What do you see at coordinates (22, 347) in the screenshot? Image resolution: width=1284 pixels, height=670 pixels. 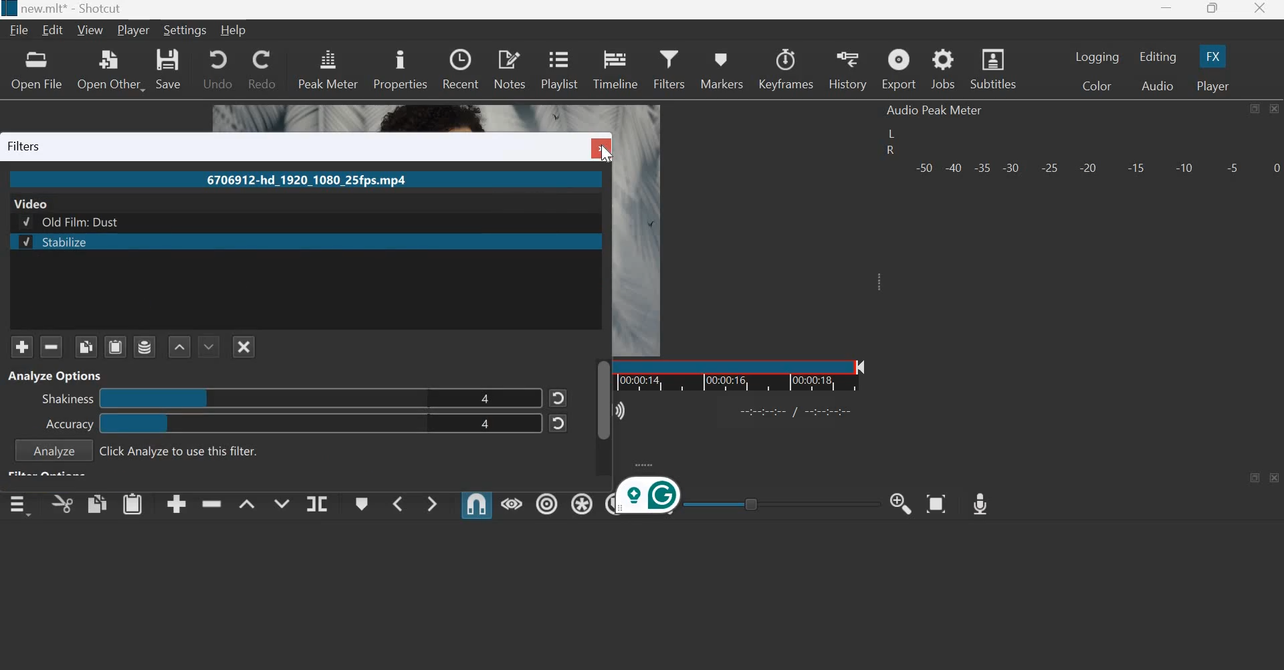 I see `Add a filter` at bounding box center [22, 347].